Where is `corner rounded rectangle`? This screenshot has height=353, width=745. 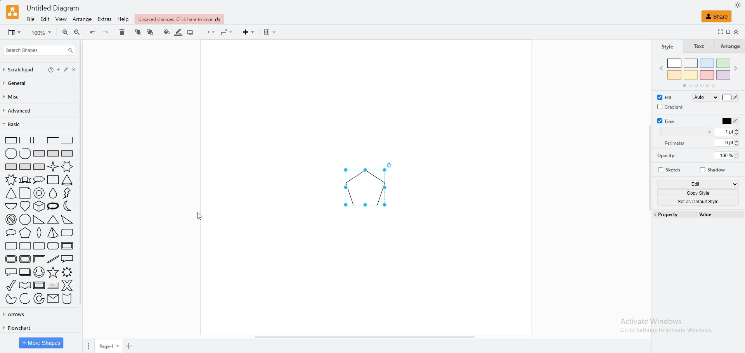
corner rounded rectangle is located at coordinates (25, 246).